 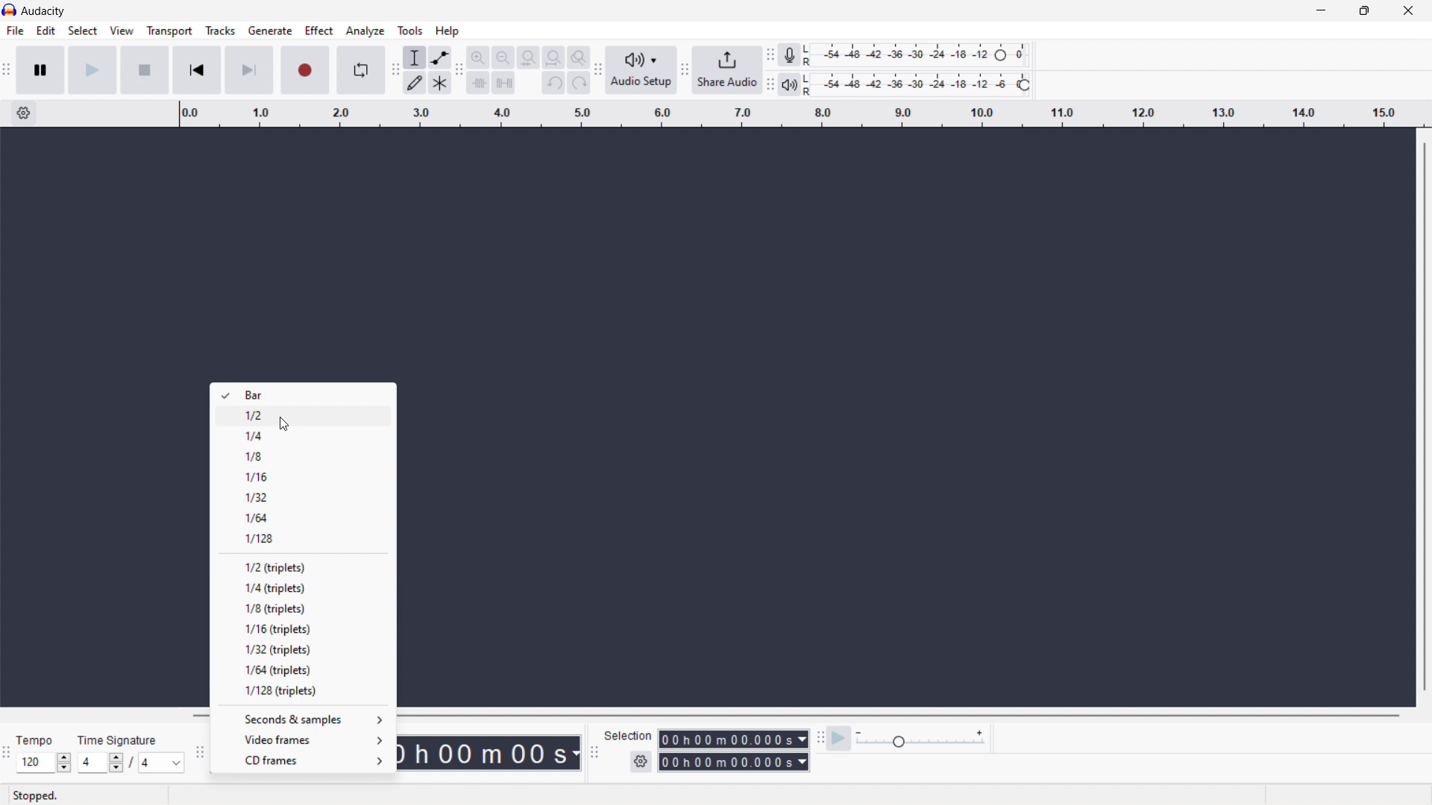 What do you see at coordinates (899, 715) in the screenshot?
I see `horizontal scrollbar` at bounding box center [899, 715].